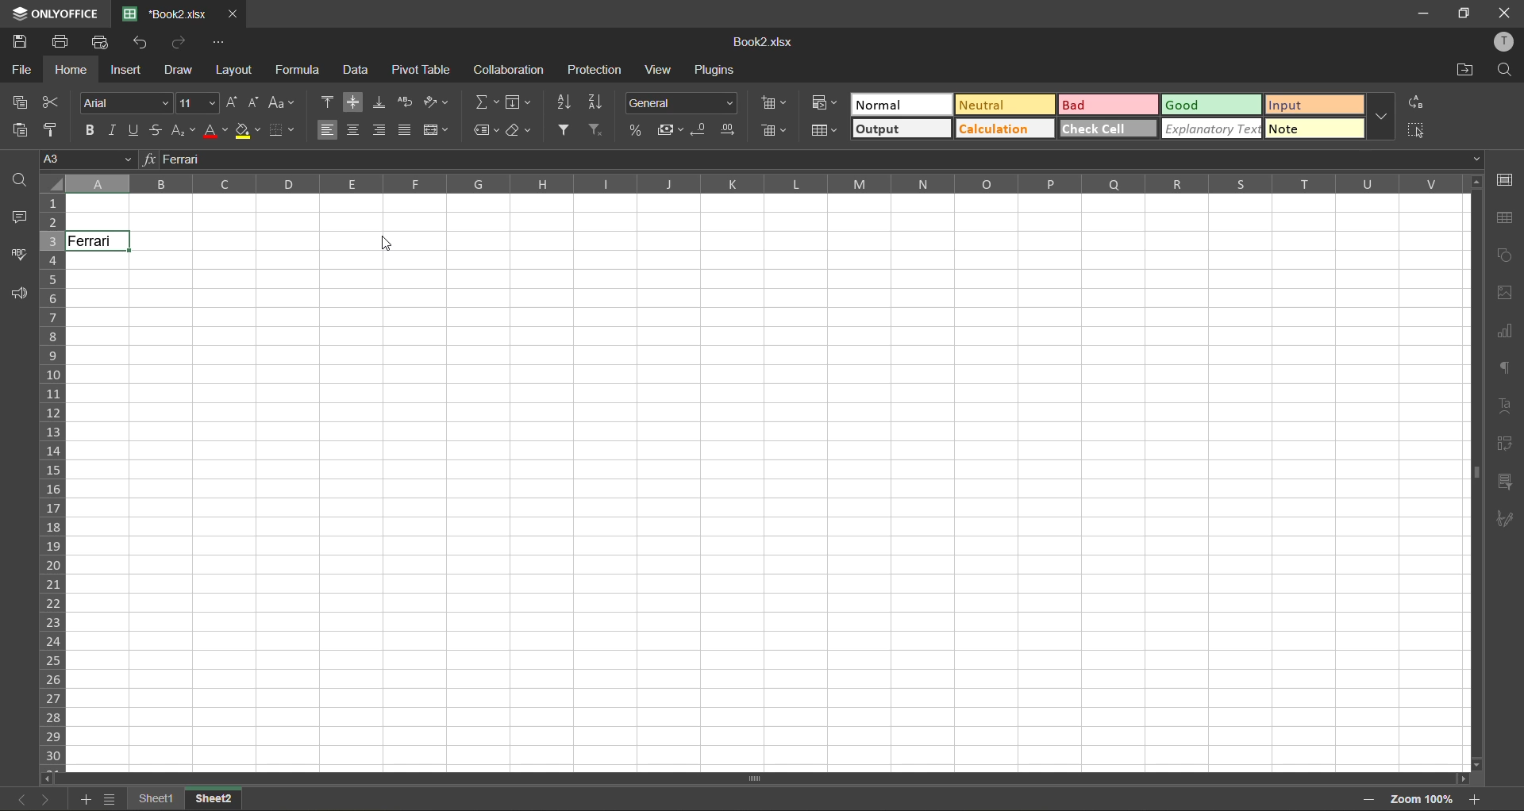 This screenshot has width=1524, height=811. Describe the element at coordinates (1211, 129) in the screenshot. I see `explanatory text` at that location.